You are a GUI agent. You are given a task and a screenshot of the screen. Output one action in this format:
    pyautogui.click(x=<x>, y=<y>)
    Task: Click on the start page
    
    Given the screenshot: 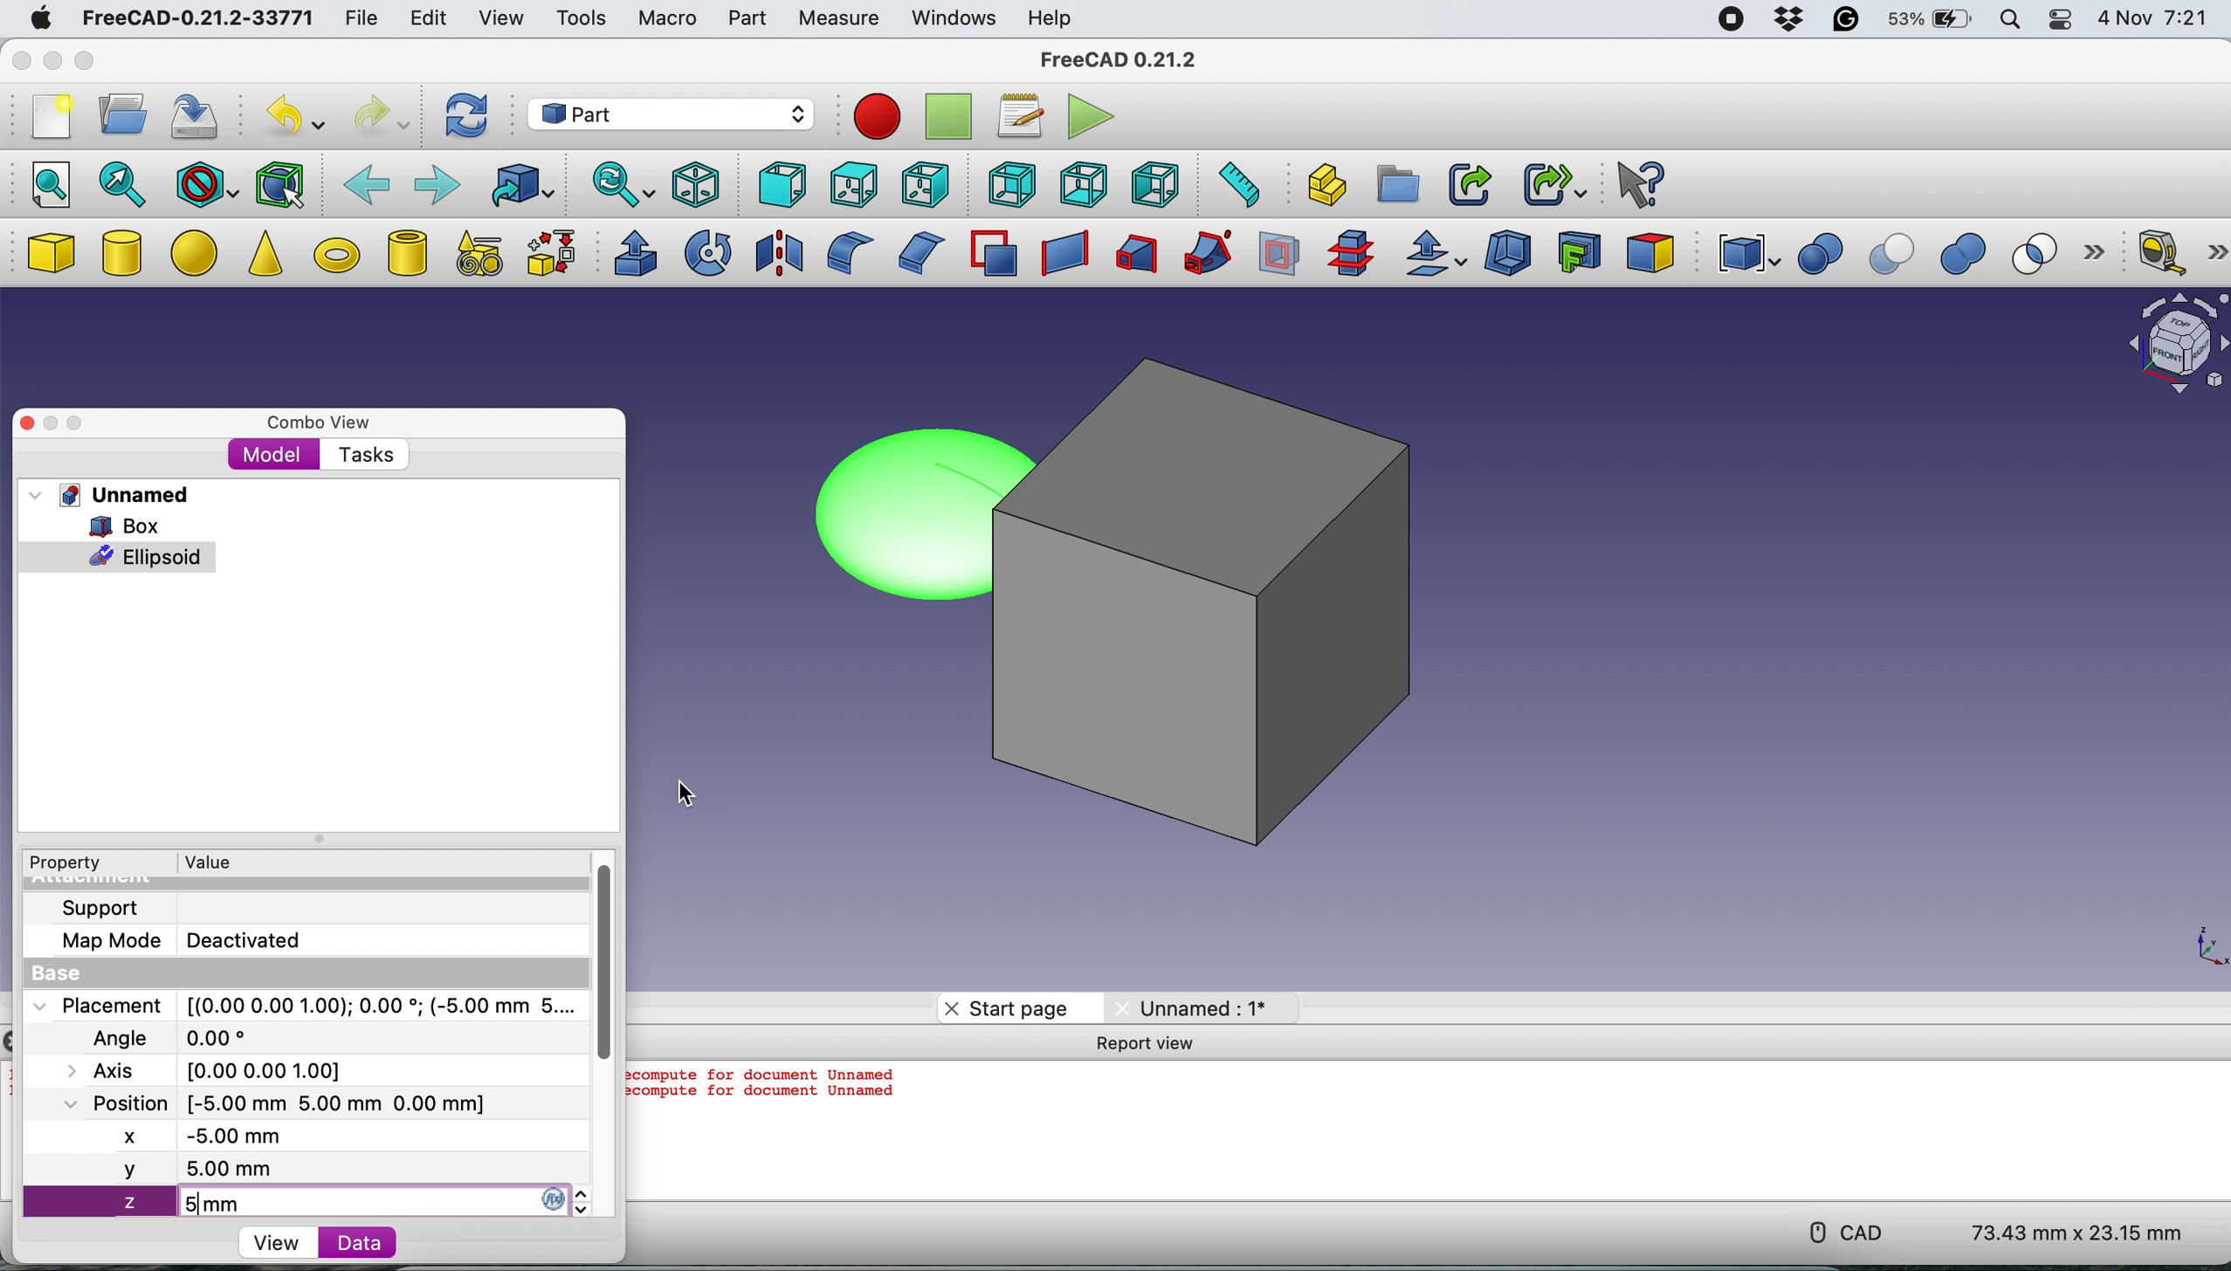 What is the action you would take?
    pyautogui.click(x=1007, y=1007)
    